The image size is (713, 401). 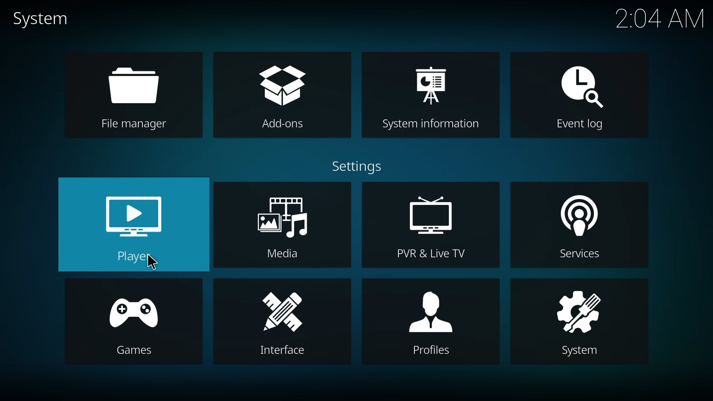 I want to click on player, so click(x=136, y=228).